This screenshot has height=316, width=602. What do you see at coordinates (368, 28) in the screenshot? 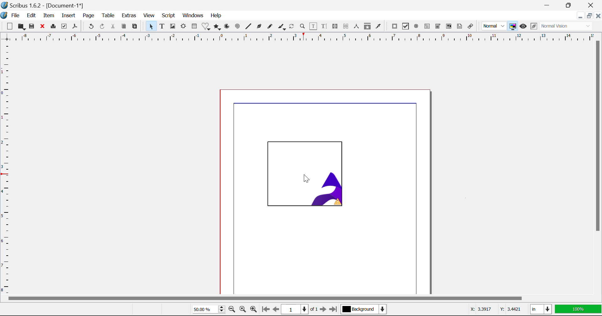
I see `Copy Item Properties` at bounding box center [368, 28].